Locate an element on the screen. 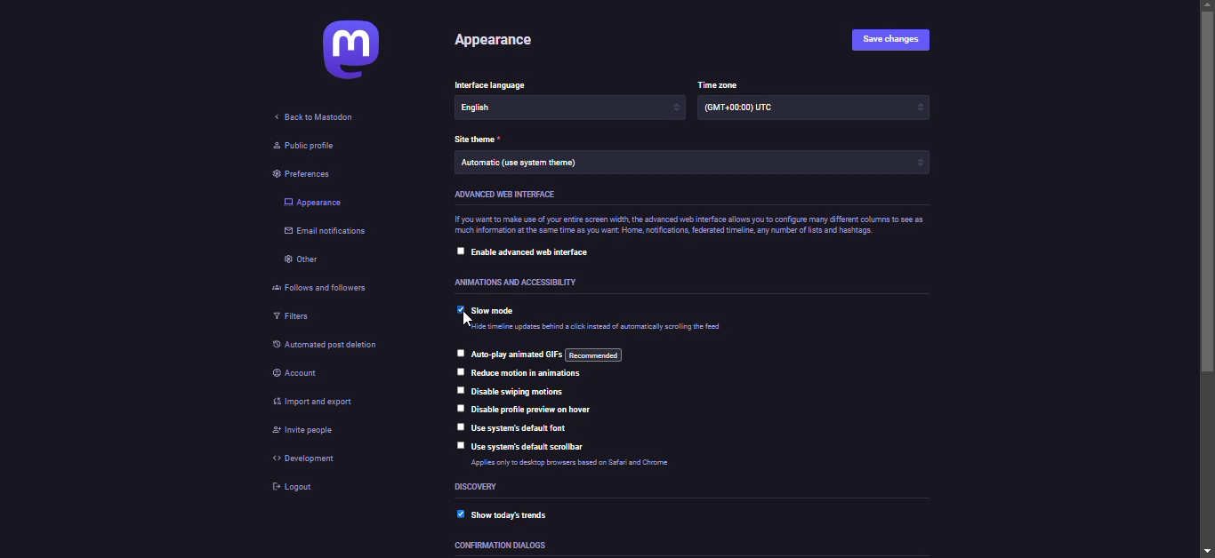  follows and followers is located at coordinates (320, 289).